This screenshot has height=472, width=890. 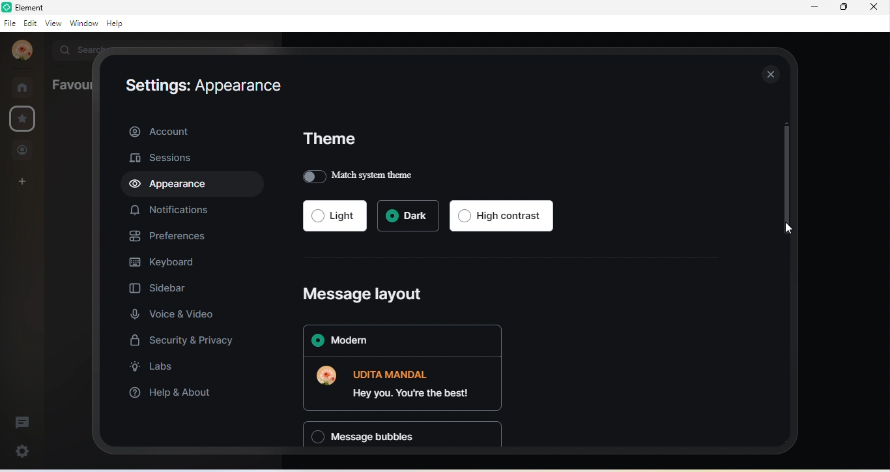 What do you see at coordinates (9, 23) in the screenshot?
I see `file` at bounding box center [9, 23].